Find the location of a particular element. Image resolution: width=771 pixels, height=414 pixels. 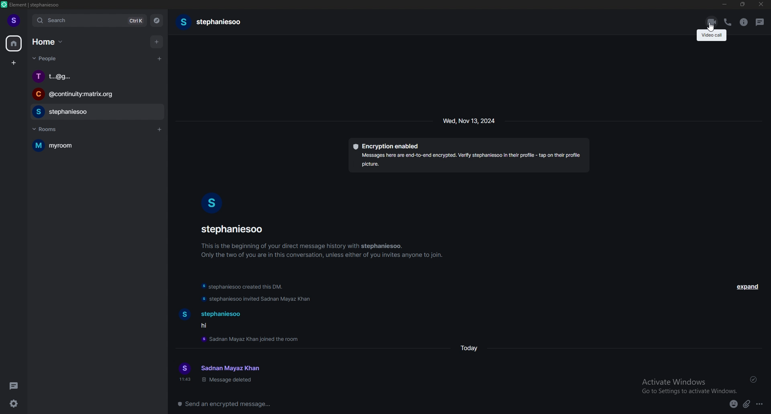

chat is located at coordinates (96, 95).